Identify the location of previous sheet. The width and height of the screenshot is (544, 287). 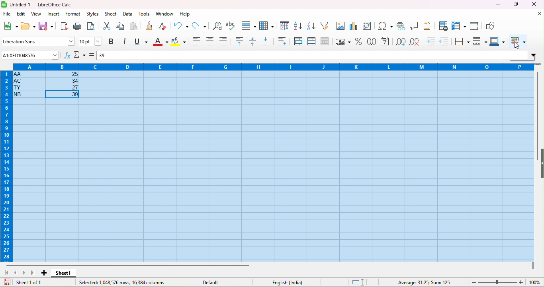
(16, 273).